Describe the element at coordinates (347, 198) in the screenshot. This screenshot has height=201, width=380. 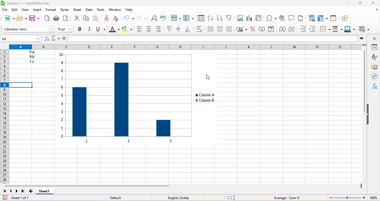
I see `zoom` at that location.